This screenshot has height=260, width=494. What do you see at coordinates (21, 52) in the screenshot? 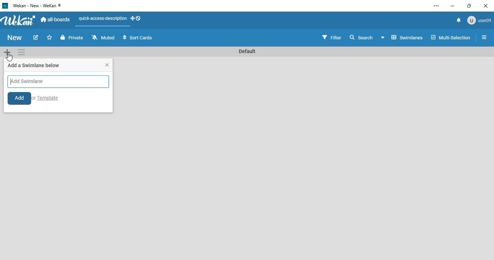
I see `swimlane actions` at bounding box center [21, 52].